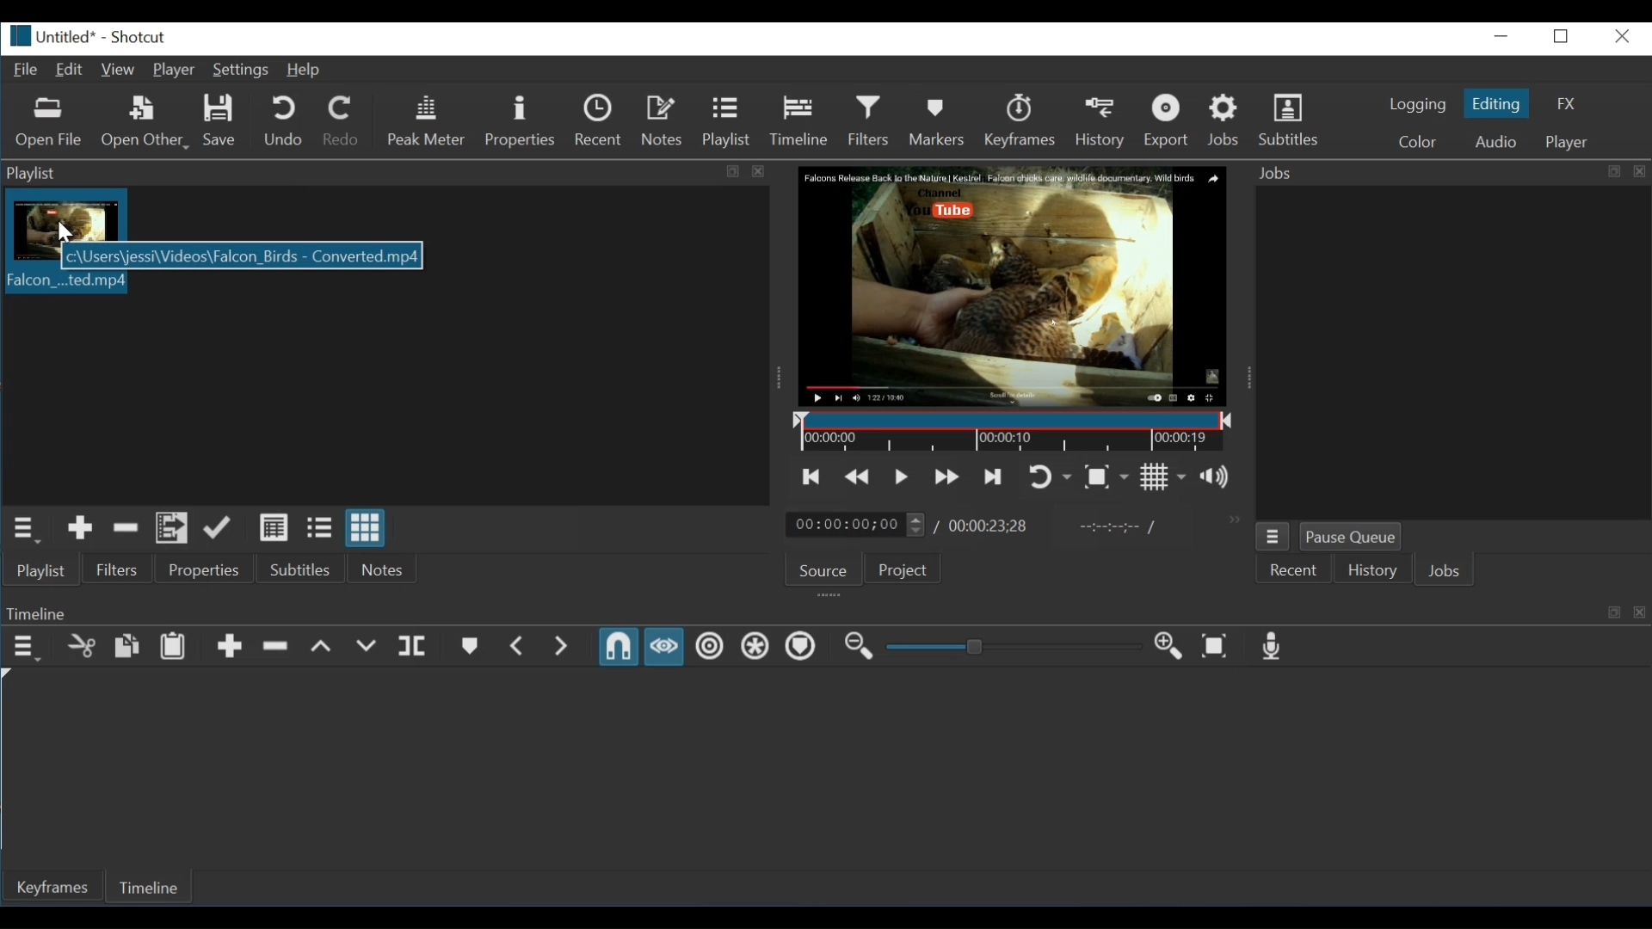  I want to click on Source, so click(824, 571).